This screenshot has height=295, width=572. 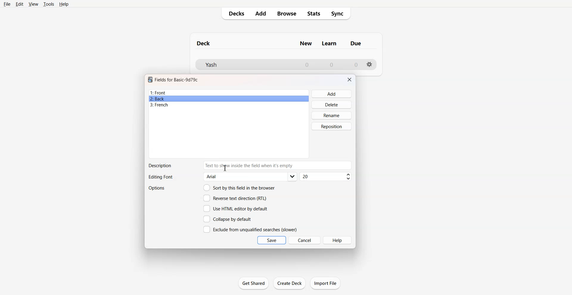 What do you see at coordinates (235, 209) in the screenshot?
I see `Use HTML editor by default` at bounding box center [235, 209].